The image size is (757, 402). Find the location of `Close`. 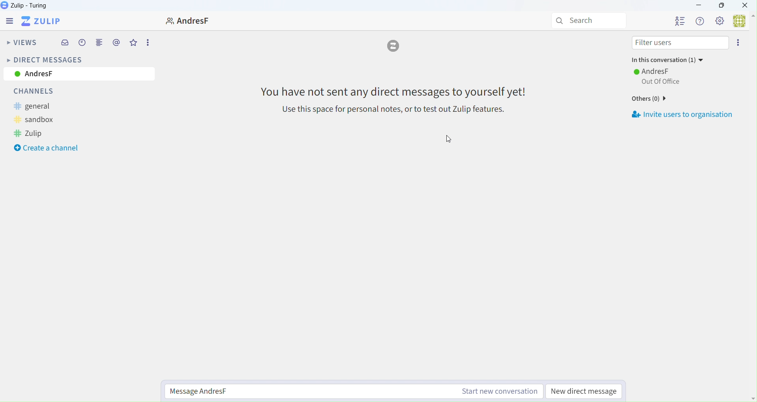

Close is located at coordinates (748, 6).